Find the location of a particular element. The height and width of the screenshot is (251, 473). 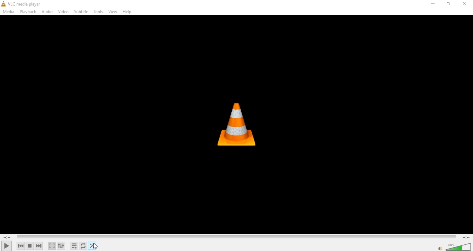

cursor is located at coordinates (98, 245).